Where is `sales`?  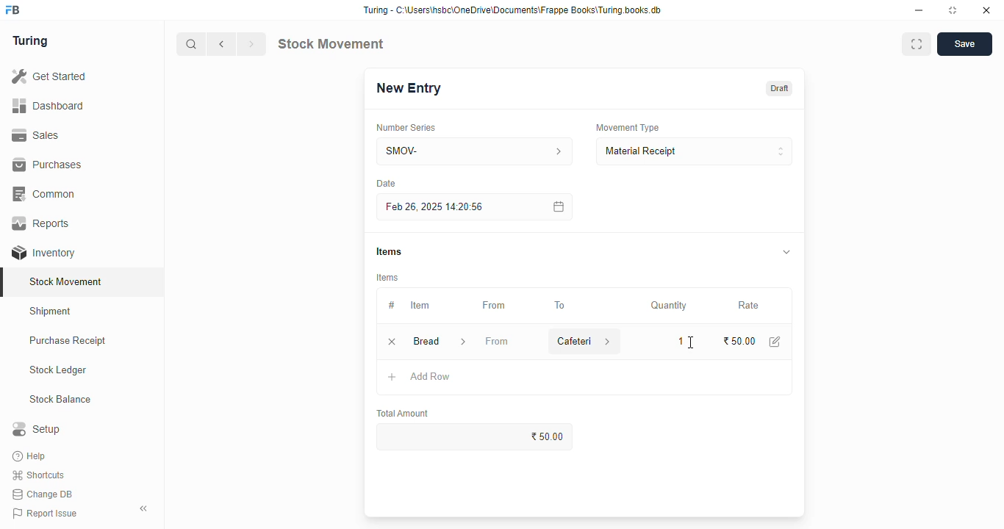
sales is located at coordinates (35, 135).